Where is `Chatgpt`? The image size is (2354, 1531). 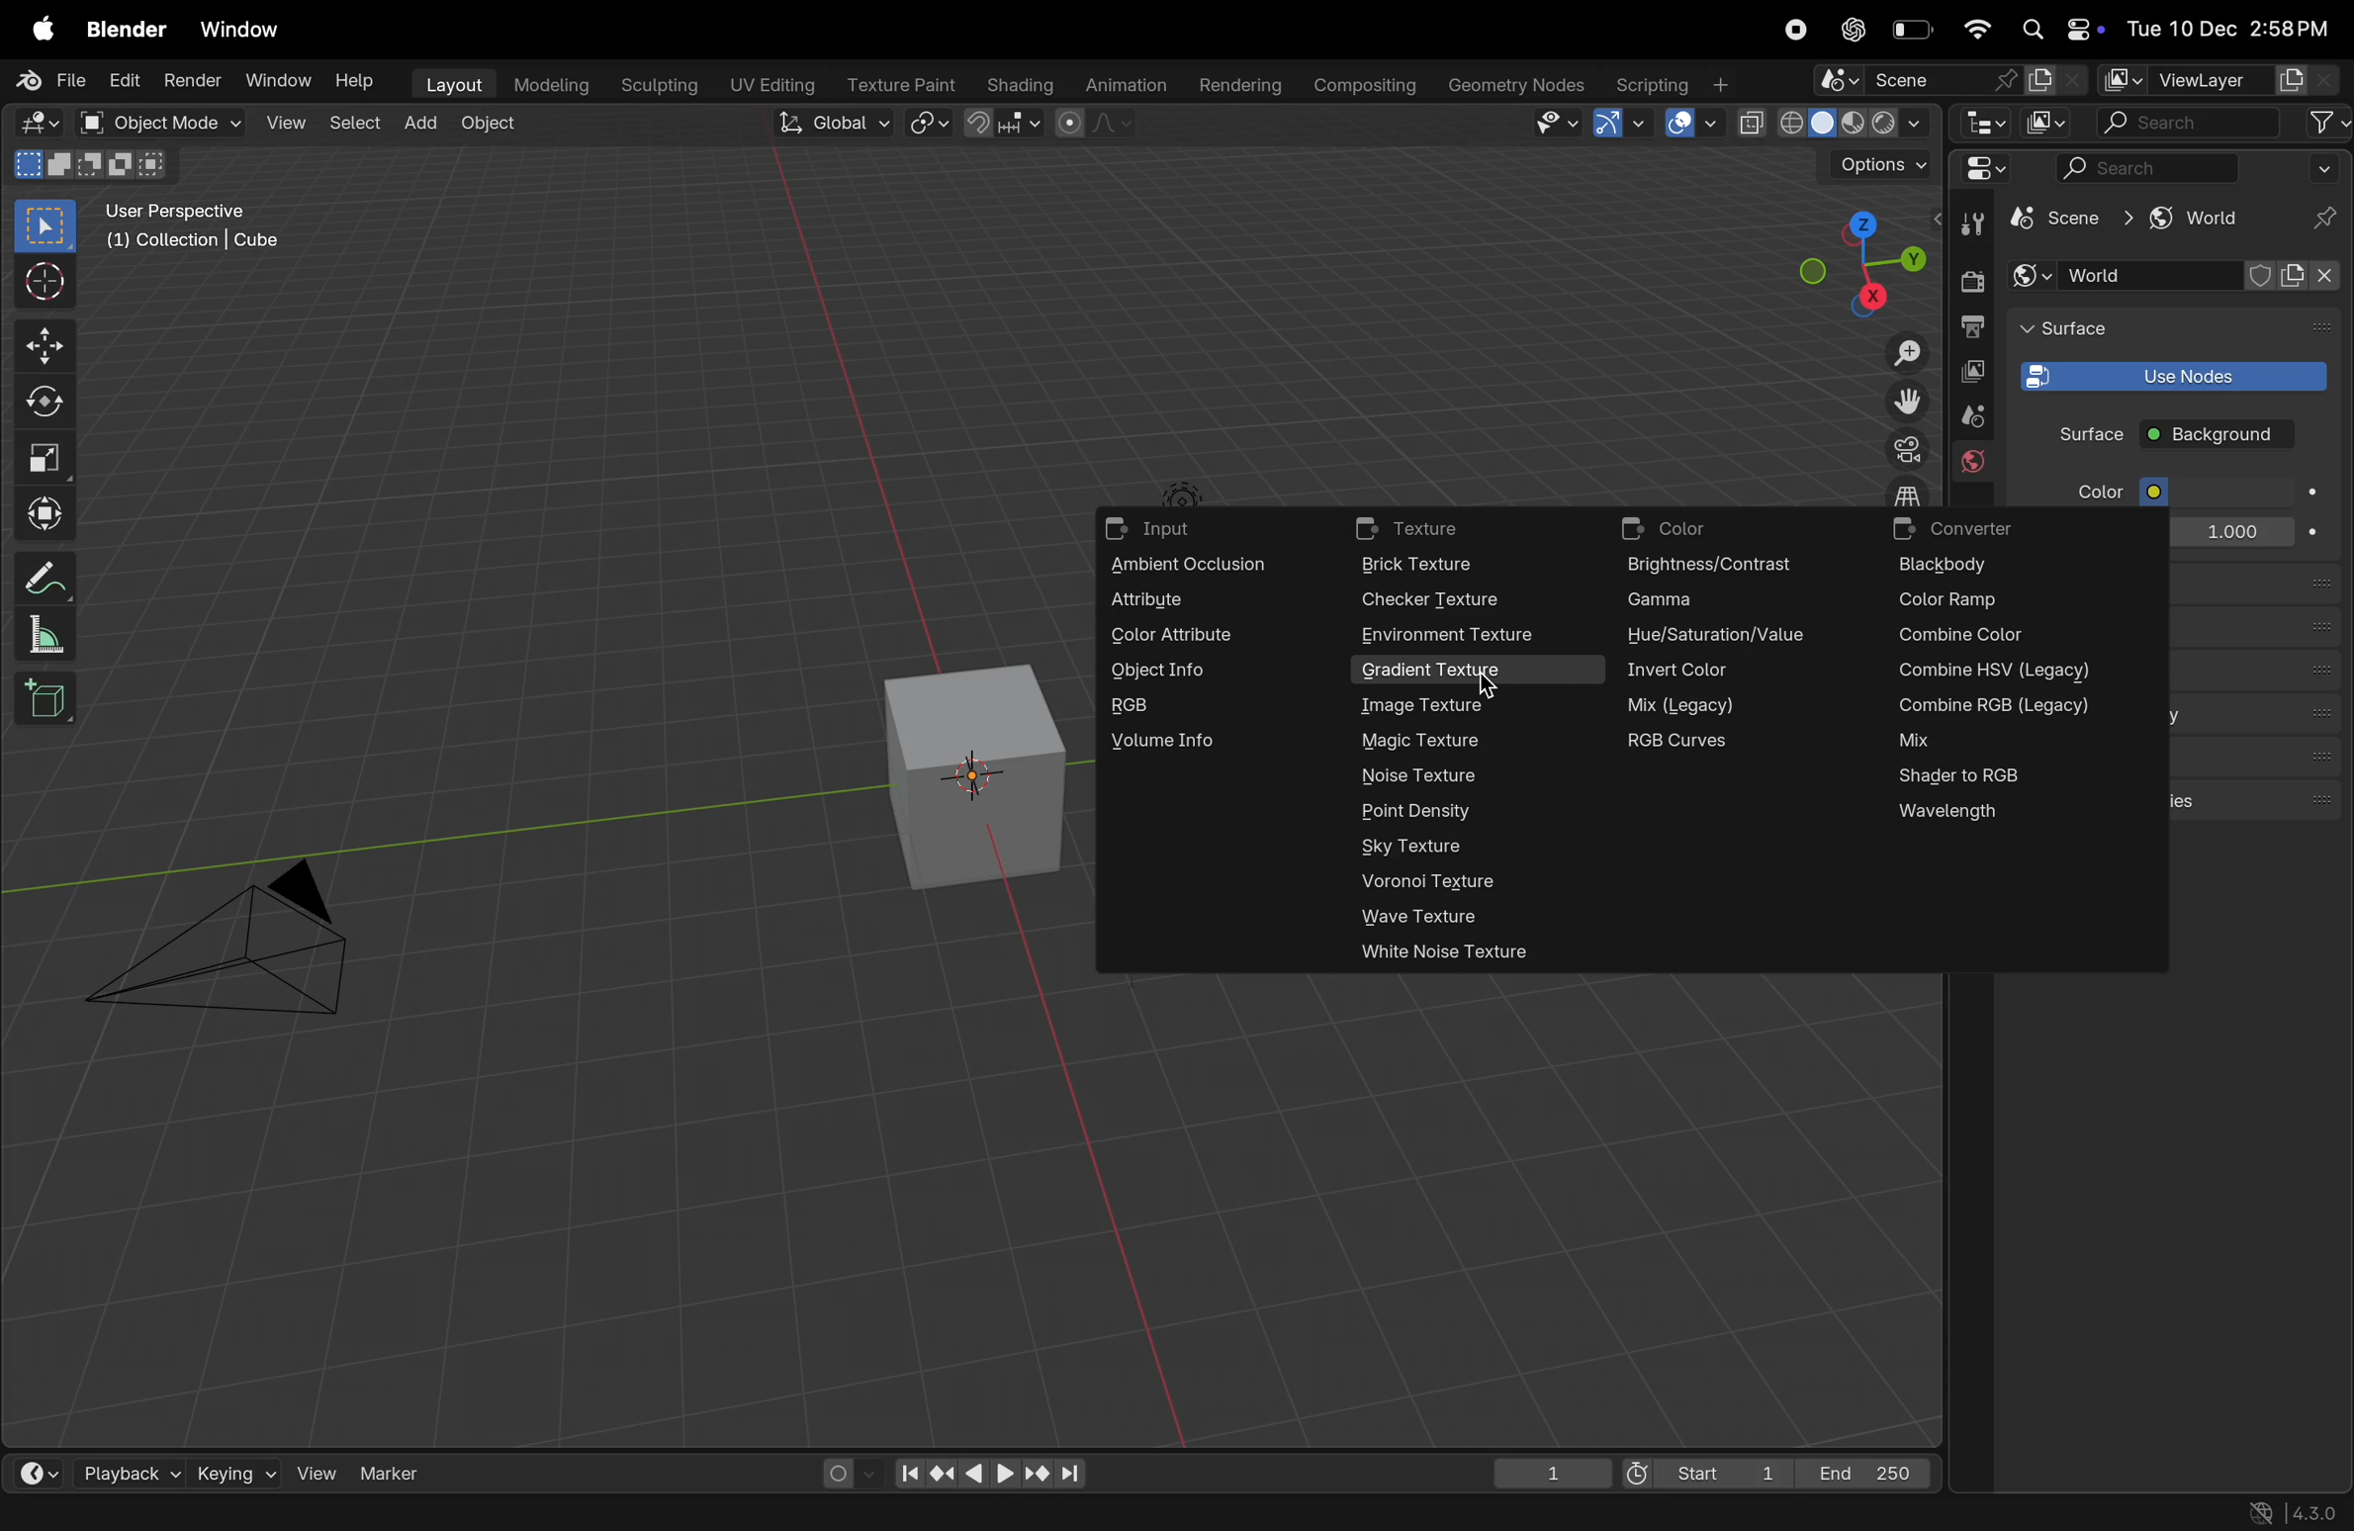 Chatgpt is located at coordinates (1852, 29).